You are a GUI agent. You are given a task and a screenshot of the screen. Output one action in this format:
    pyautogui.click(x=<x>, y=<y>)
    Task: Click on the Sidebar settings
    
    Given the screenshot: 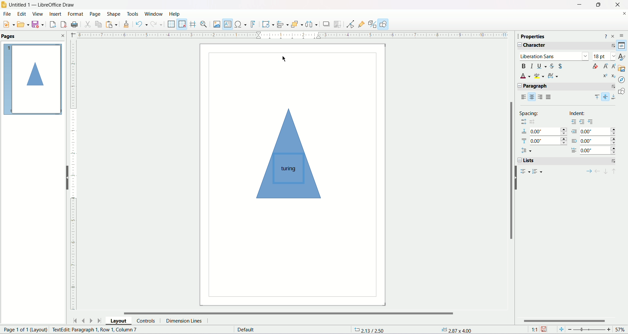 What is the action you would take?
    pyautogui.click(x=622, y=34)
    